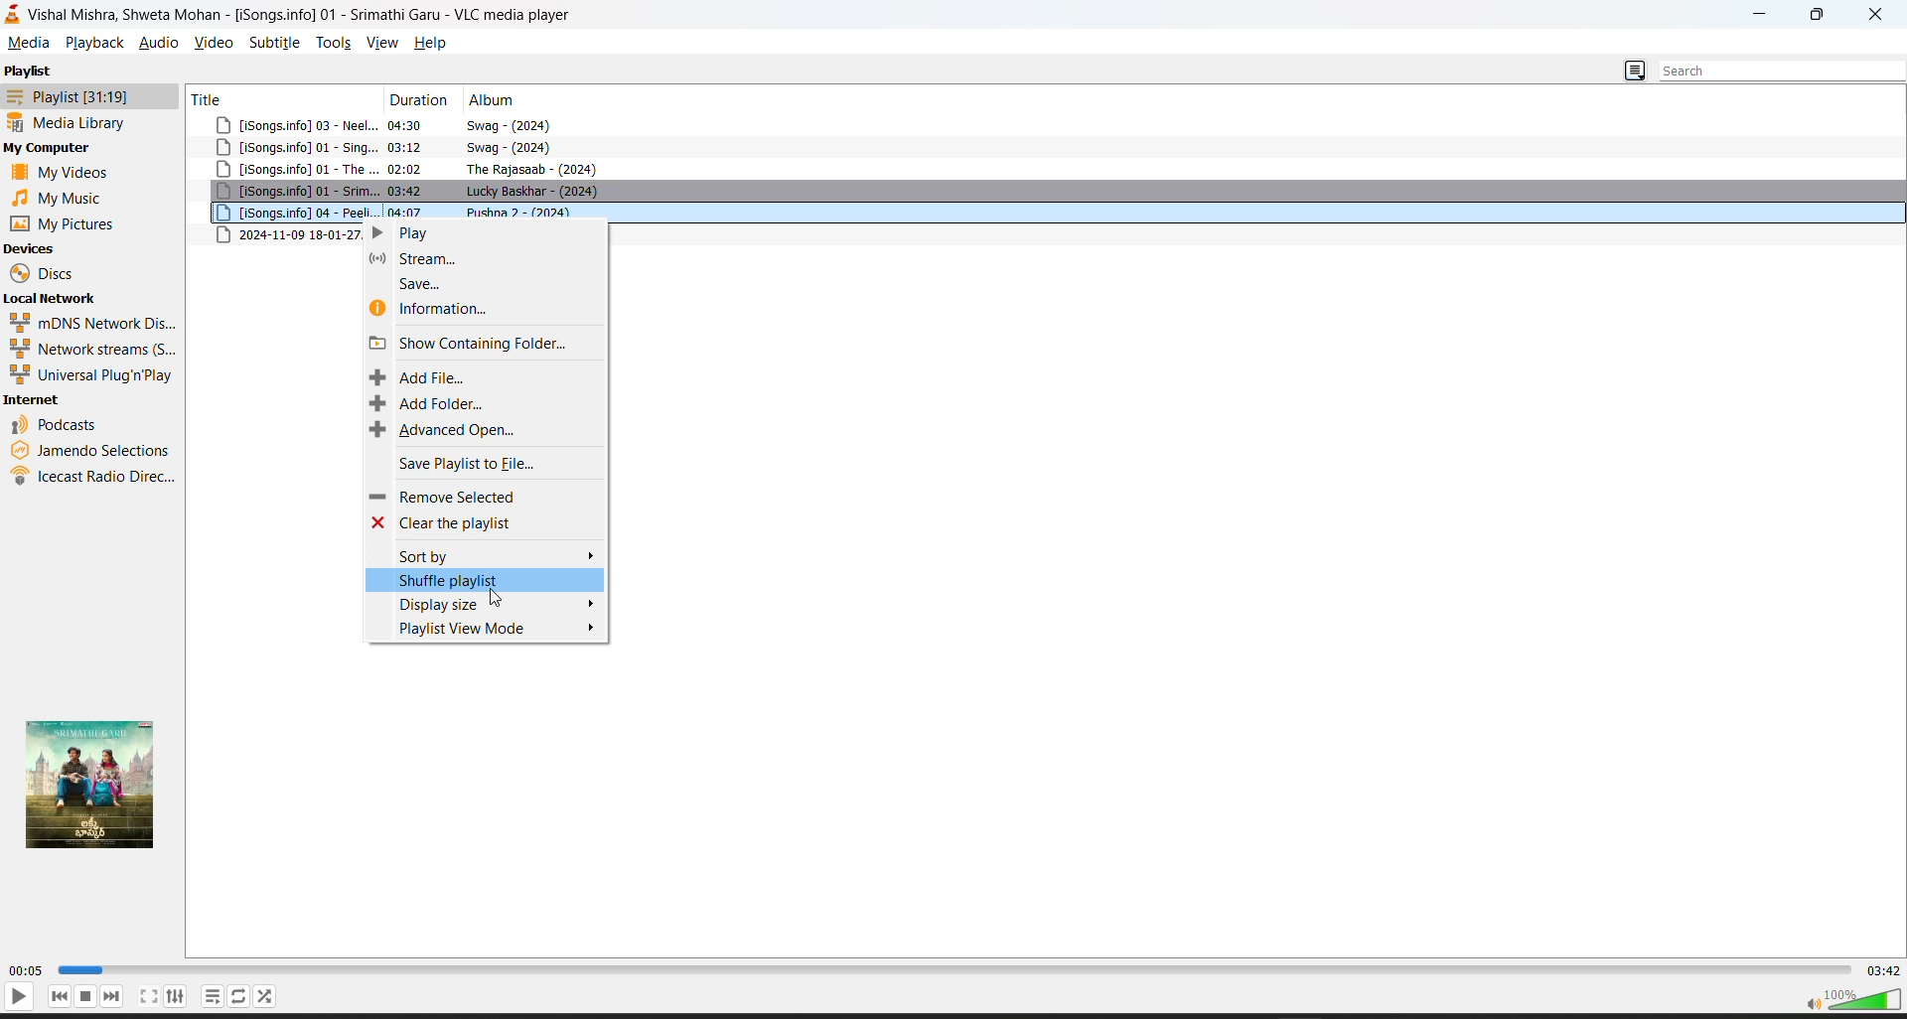 The height and width of the screenshot is (1019, 1907). What do you see at coordinates (1782, 68) in the screenshot?
I see `search` at bounding box center [1782, 68].